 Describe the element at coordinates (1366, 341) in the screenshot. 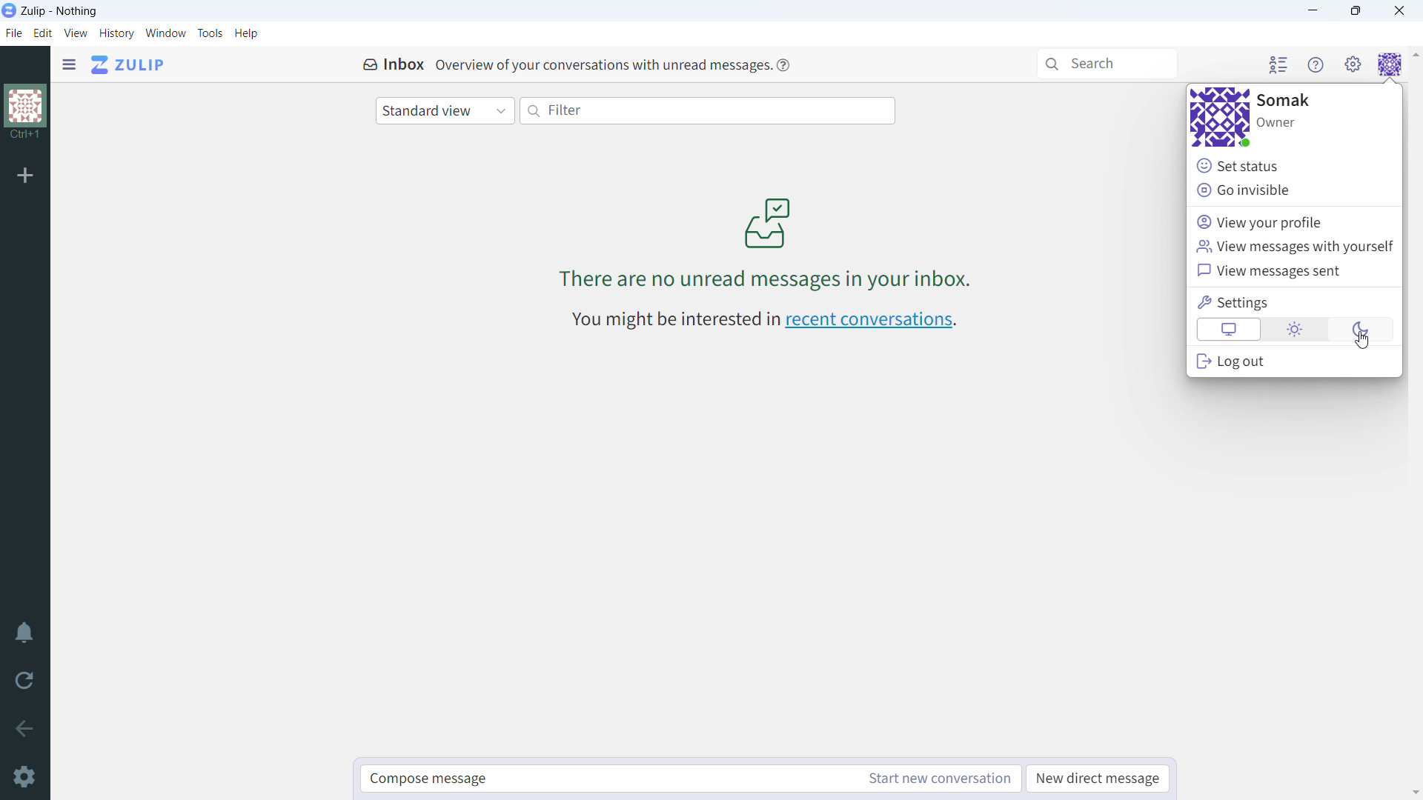

I see `cursor` at that location.